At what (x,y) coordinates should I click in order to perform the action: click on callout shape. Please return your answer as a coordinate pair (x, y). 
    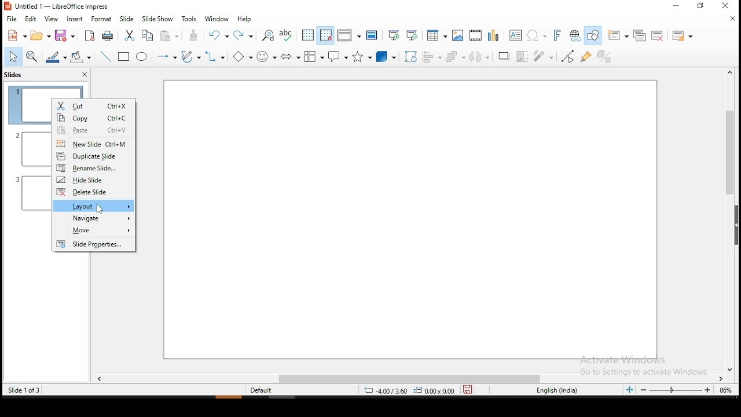
    Looking at the image, I should click on (339, 57).